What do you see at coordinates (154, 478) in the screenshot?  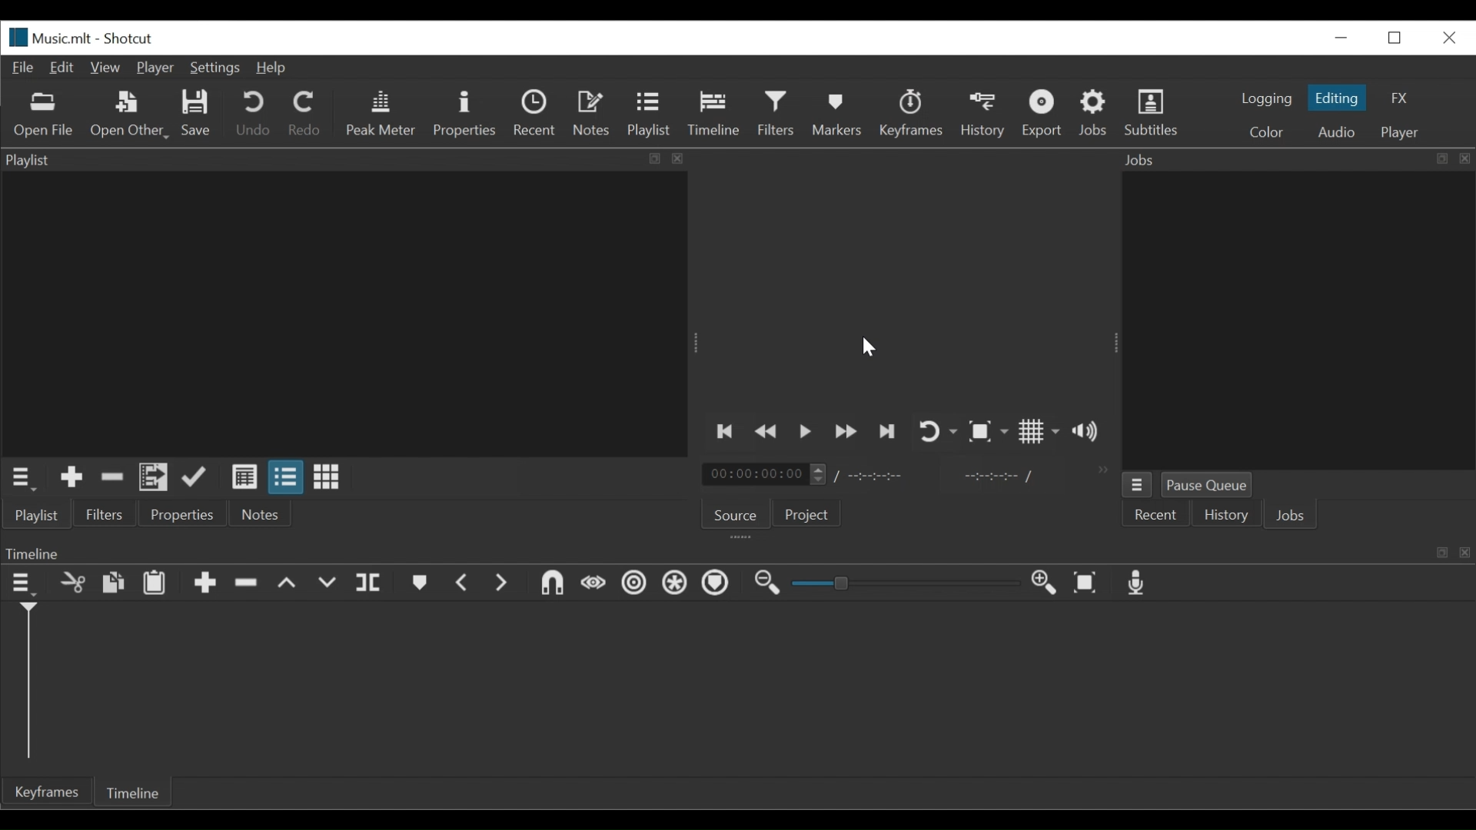 I see `Add files to the playlist` at bounding box center [154, 478].